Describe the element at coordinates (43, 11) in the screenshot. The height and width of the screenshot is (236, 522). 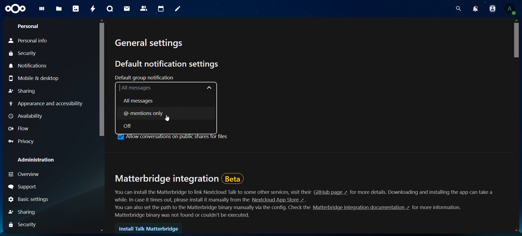
I see `files` at that location.